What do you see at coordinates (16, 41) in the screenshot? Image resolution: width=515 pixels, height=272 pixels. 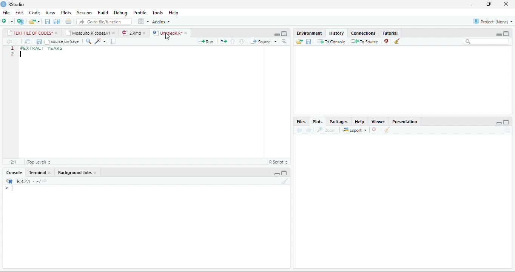 I see `forward` at bounding box center [16, 41].